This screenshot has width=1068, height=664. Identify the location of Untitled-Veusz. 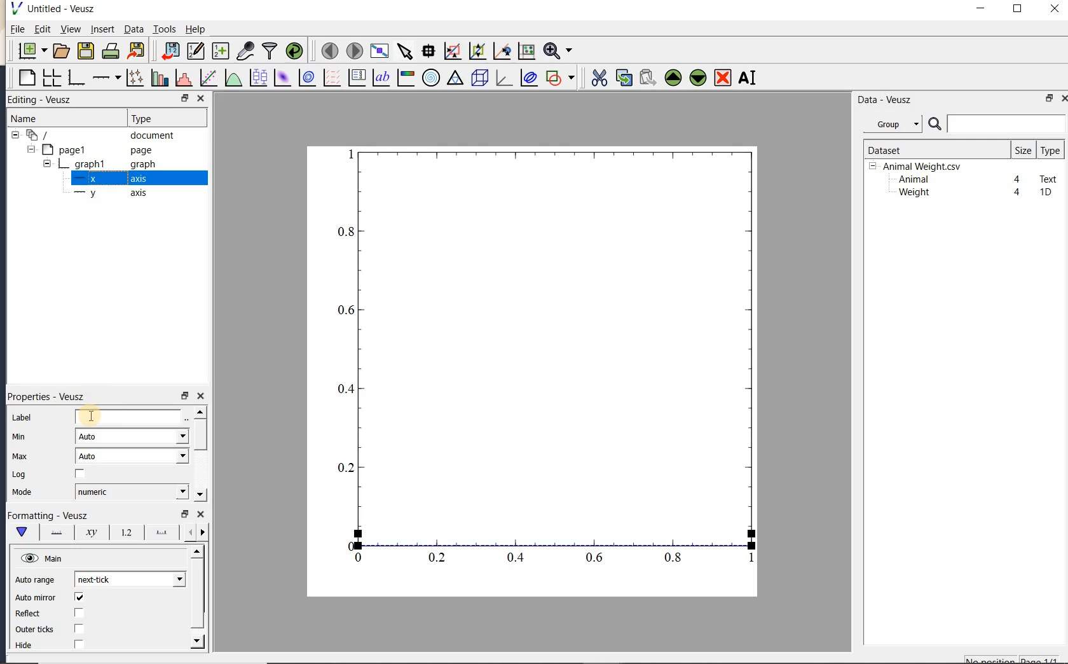
(57, 9).